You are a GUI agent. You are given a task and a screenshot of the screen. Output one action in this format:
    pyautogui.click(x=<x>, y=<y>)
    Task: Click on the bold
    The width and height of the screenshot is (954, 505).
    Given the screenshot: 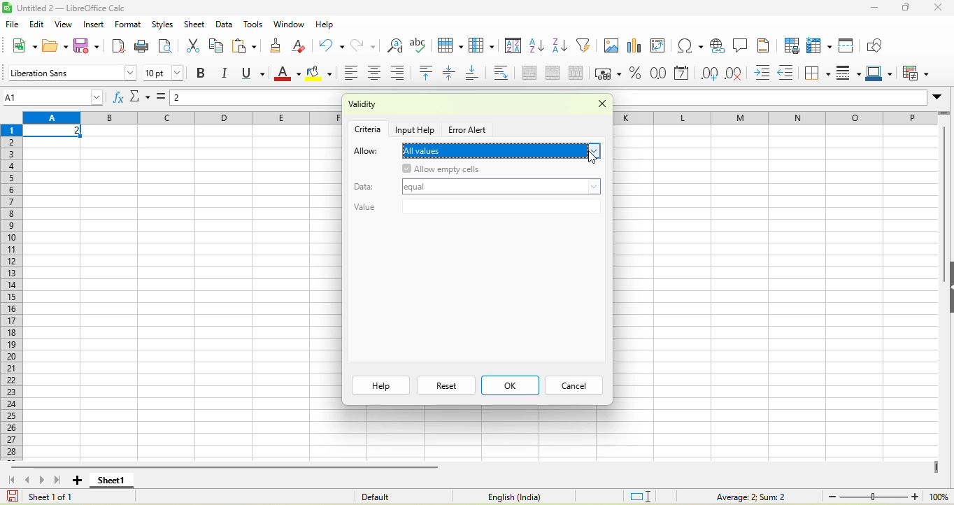 What is the action you would take?
    pyautogui.click(x=202, y=74)
    